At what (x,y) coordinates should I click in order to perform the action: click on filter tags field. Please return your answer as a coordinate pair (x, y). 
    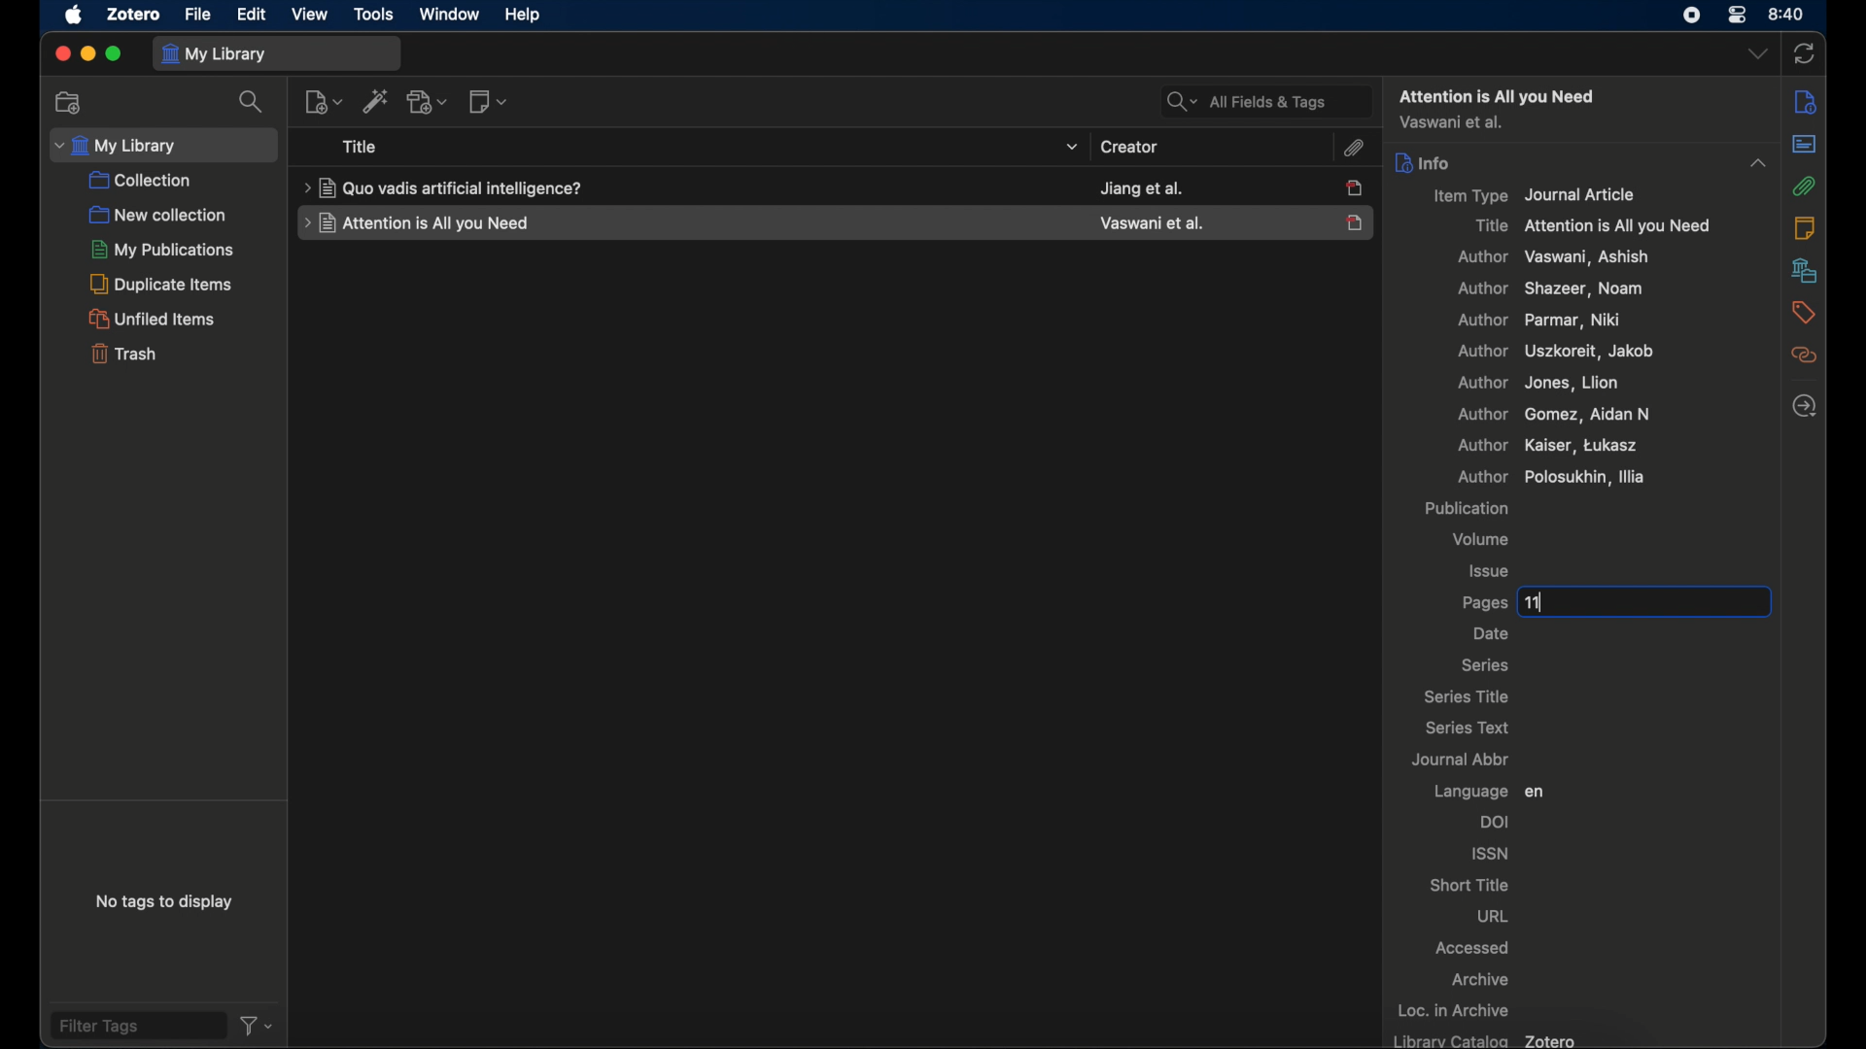
    Looking at the image, I should click on (137, 1026).